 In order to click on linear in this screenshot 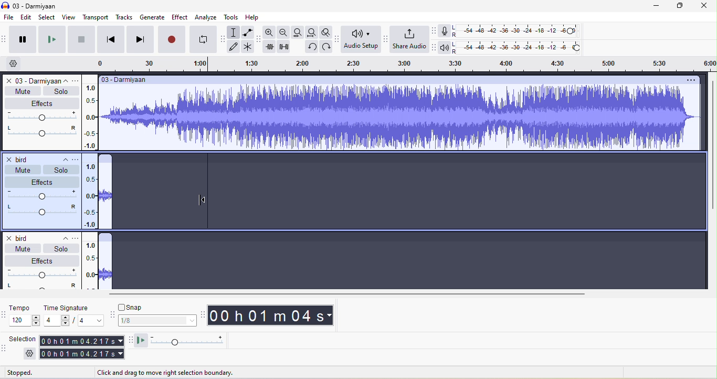, I will do `click(91, 266)`.